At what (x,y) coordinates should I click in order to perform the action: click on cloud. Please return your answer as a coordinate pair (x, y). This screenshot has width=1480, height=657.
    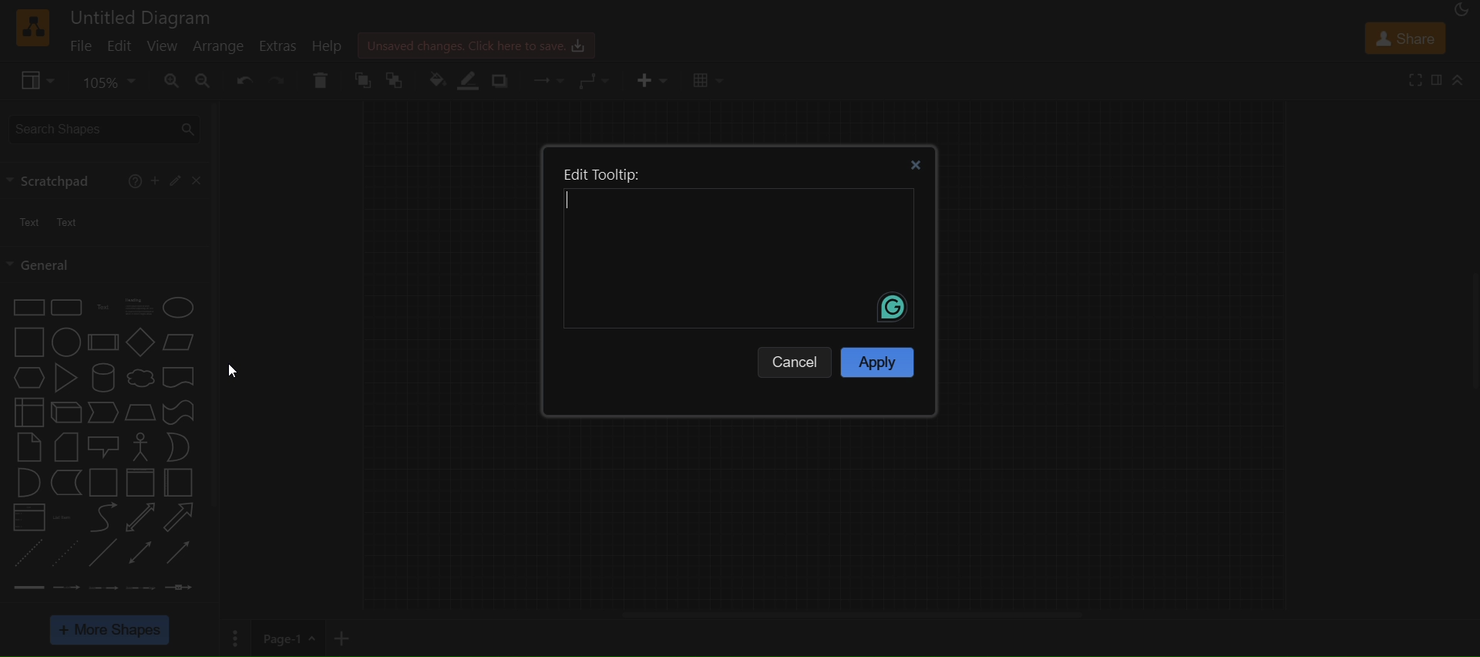
    Looking at the image, I should click on (140, 378).